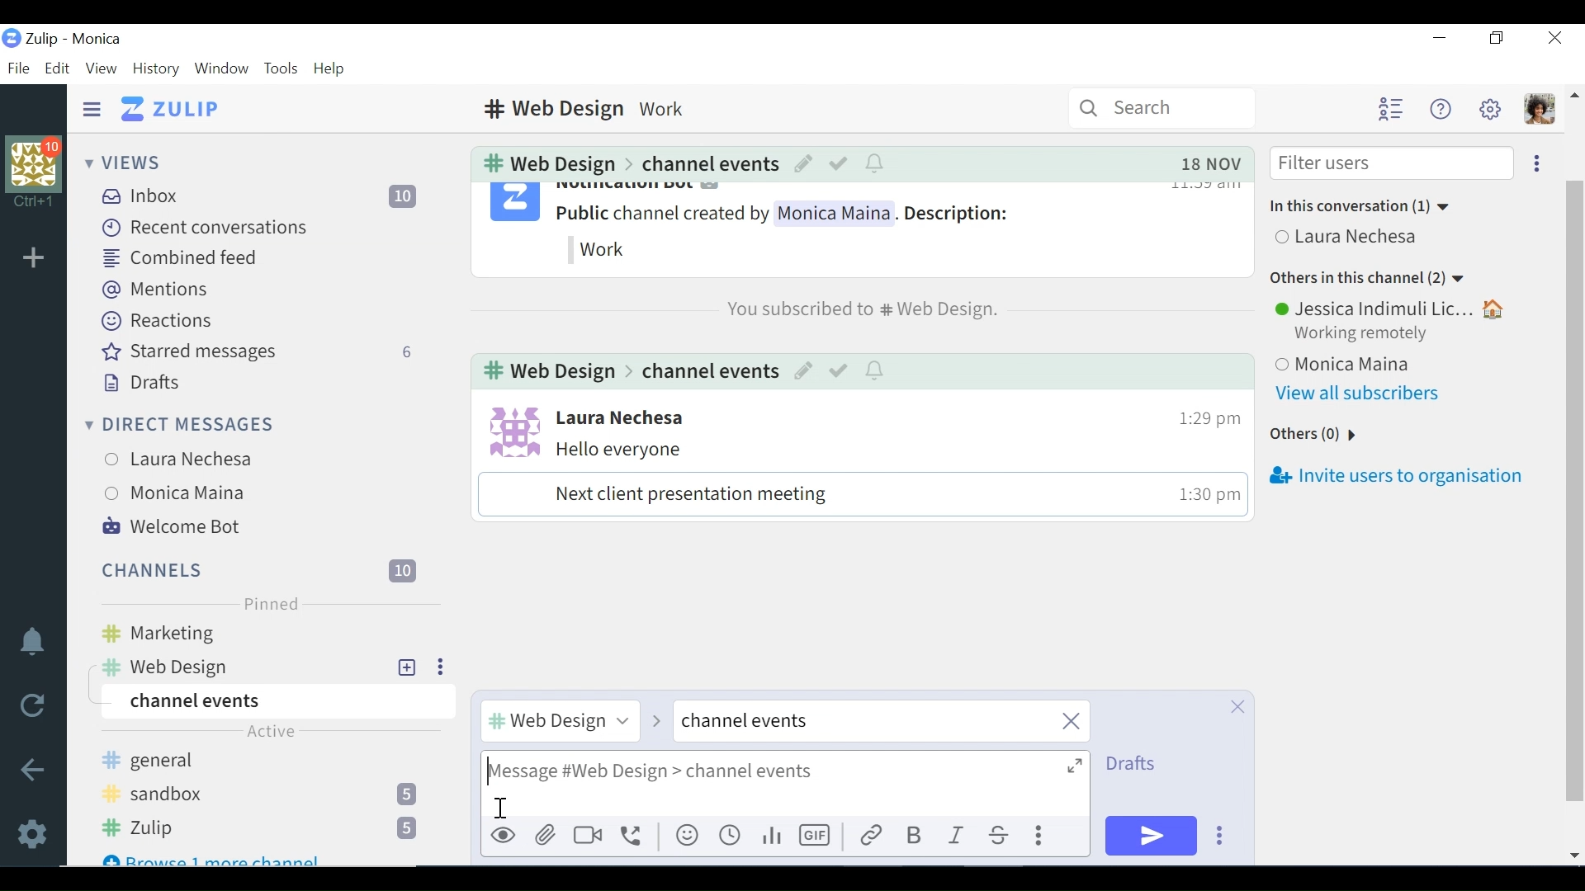 This screenshot has height=891, width=1585. What do you see at coordinates (1398, 361) in the screenshot?
I see `User` at bounding box center [1398, 361].